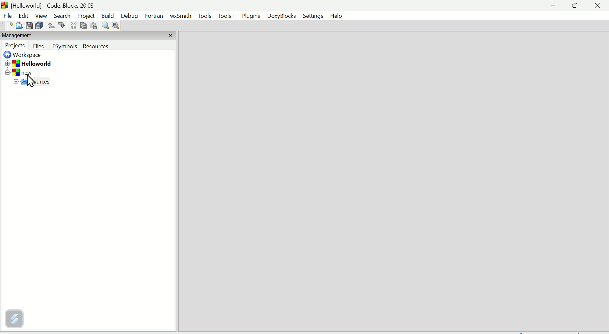 The height and width of the screenshot is (334, 609). I want to click on Build, so click(108, 15).